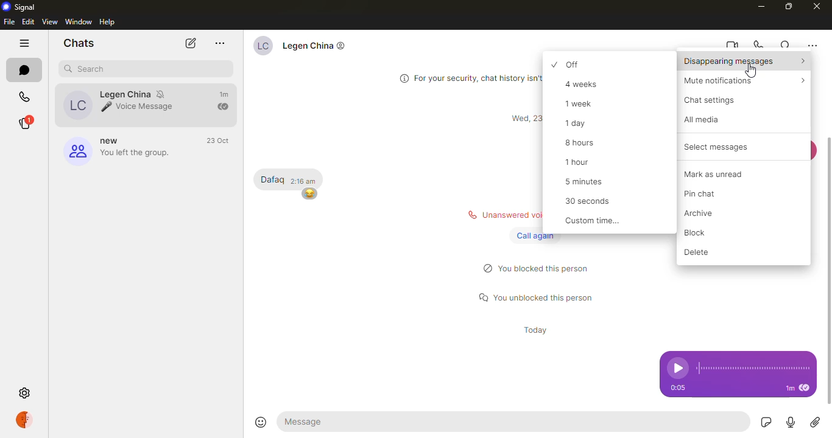 The width and height of the screenshot is (832, 438). I want to click on pin chat, so click(709, 193).